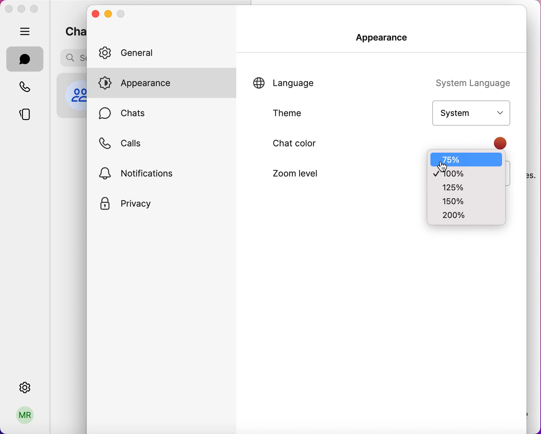  What do you see at coordinates (301, 145) in the screenshot?
I see `chat color` at bounding box center [301, 145].